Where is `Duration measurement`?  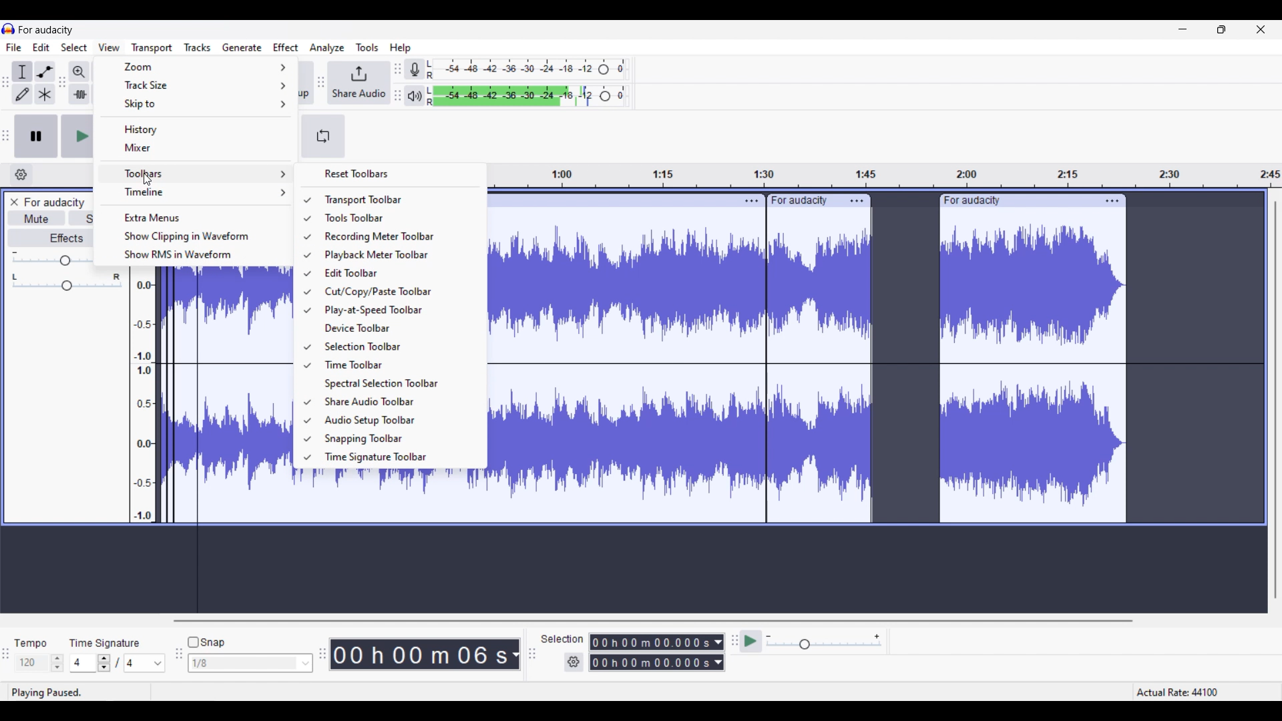 Duration measurement is located at coordinates (515, 654).